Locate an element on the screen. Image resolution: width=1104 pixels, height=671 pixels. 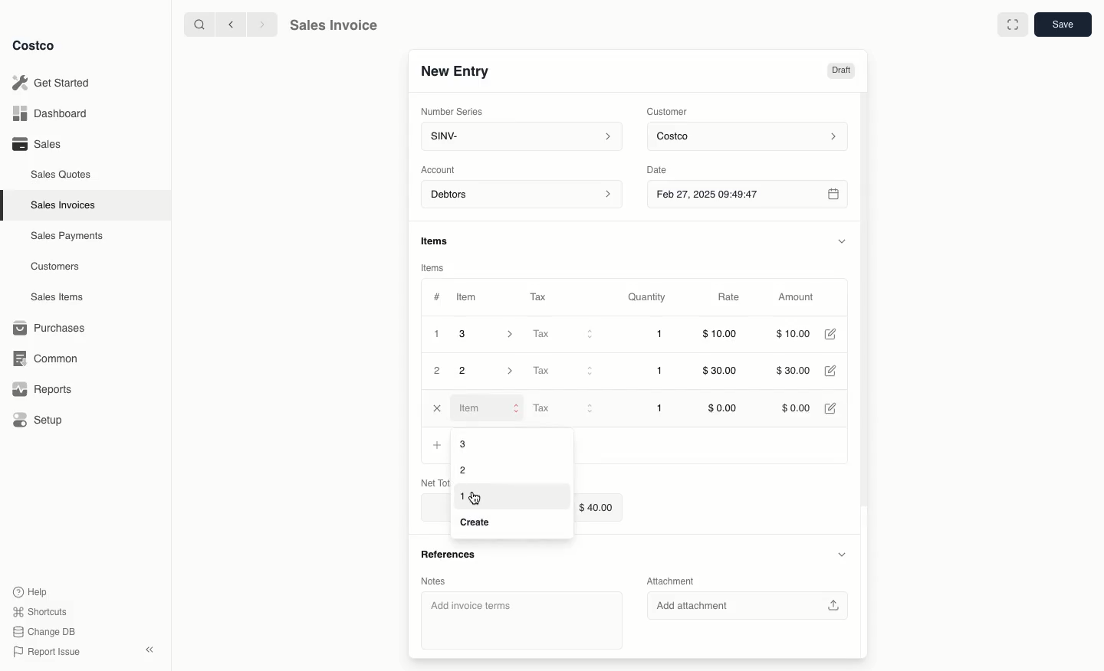
Shortcuts is located at coordinates (39, 610).